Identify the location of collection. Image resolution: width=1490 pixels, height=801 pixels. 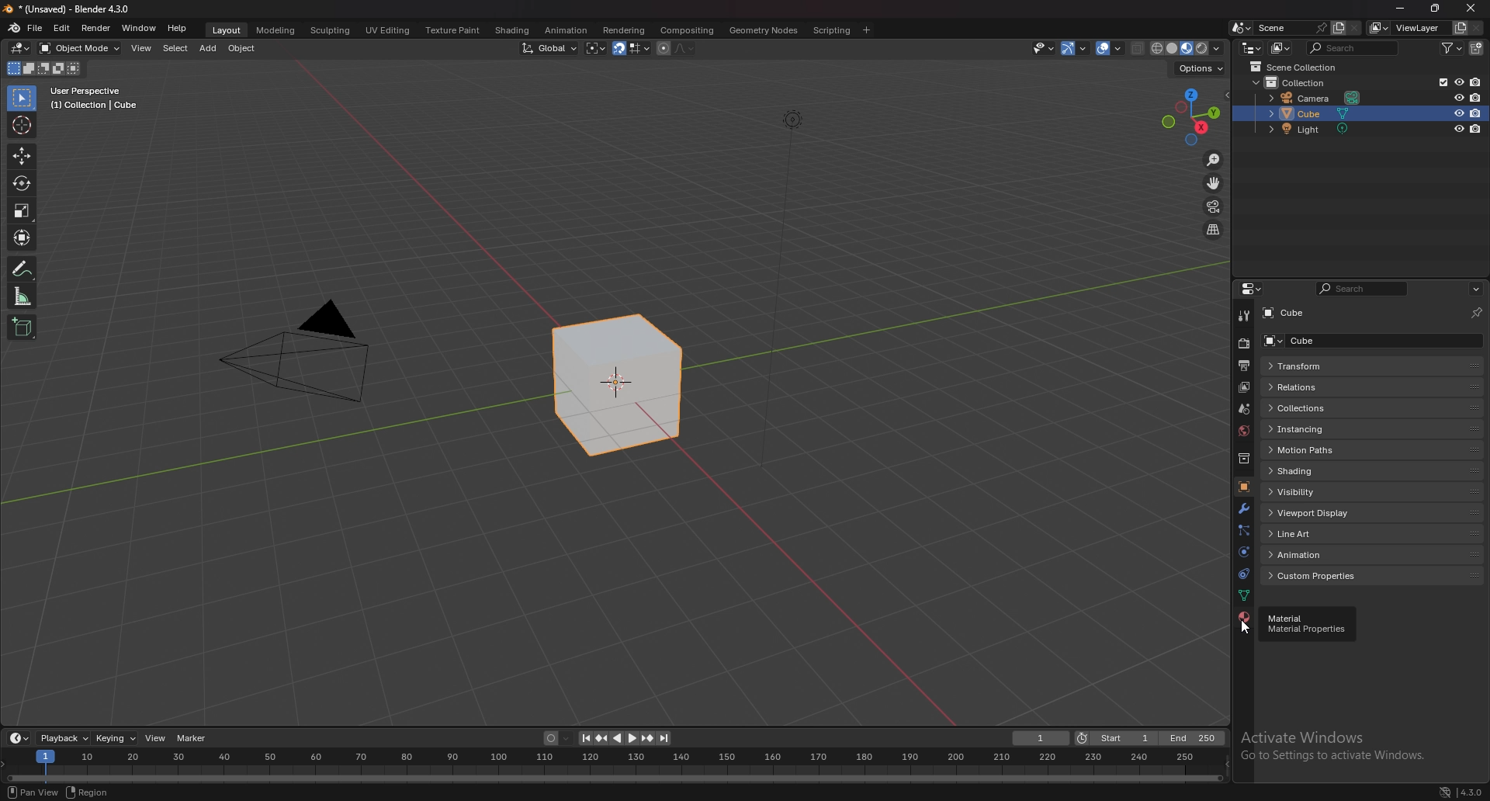
(1305, 82).